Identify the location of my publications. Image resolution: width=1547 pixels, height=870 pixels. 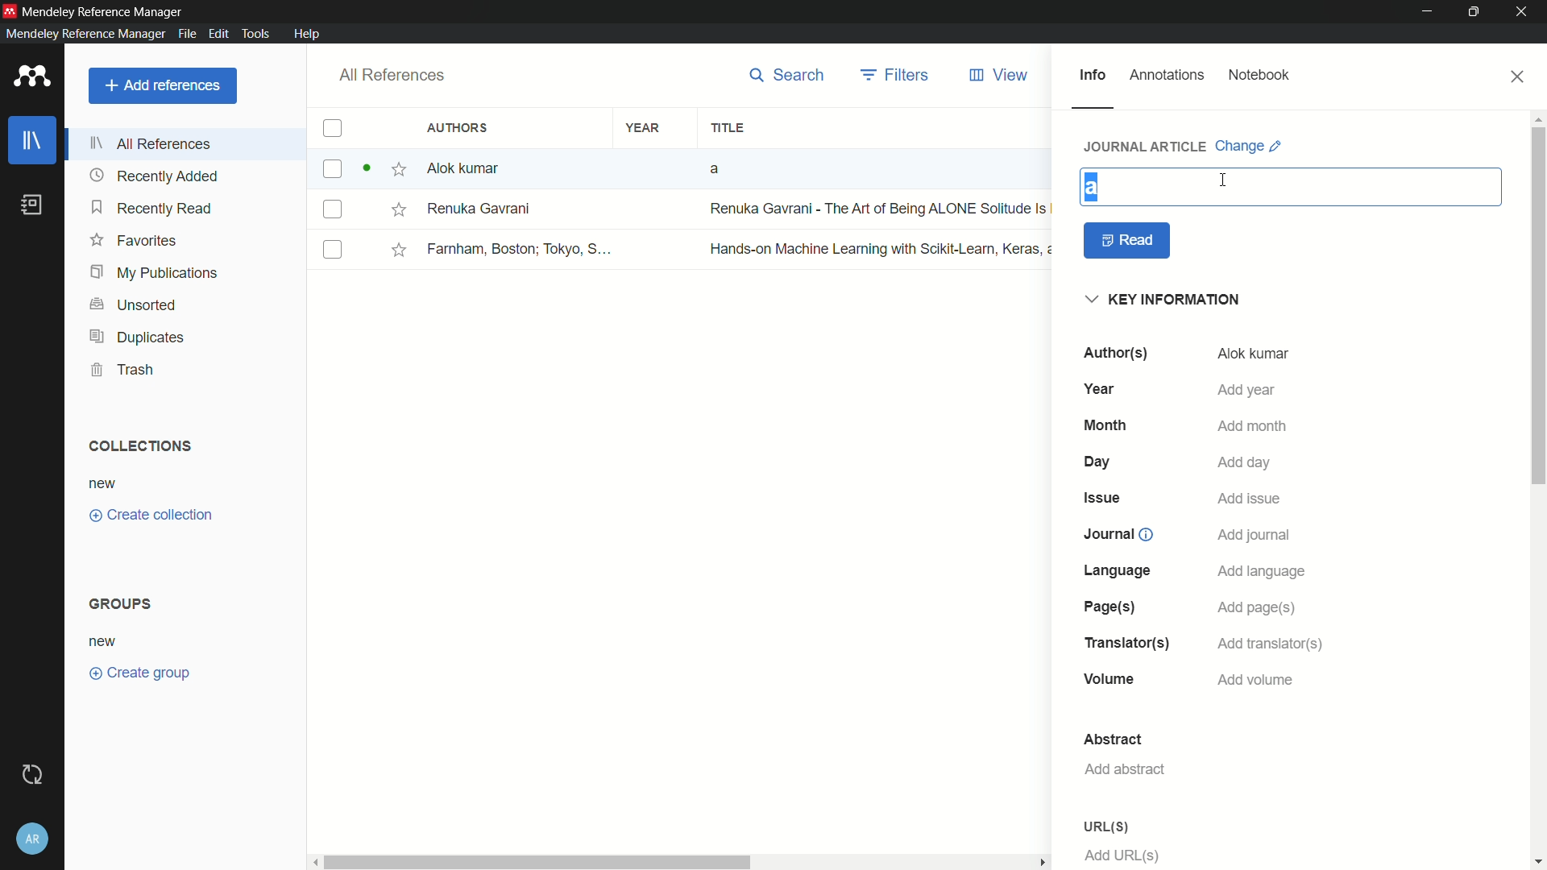
(156, 274).